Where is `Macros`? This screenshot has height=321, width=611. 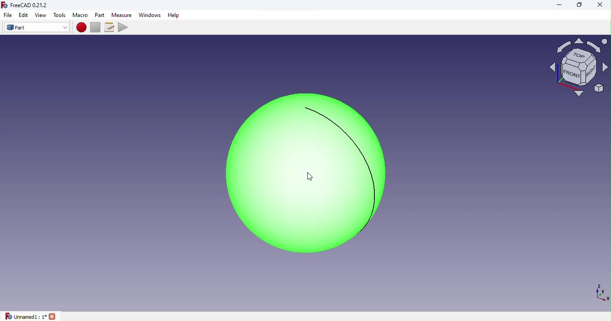
Macros is located at coordinates (110, 27).